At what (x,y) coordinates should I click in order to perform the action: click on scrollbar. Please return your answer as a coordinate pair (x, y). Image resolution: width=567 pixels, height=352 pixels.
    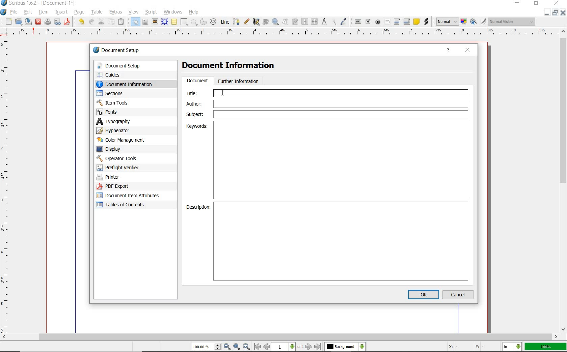
    Looking at the image, I should click on (280, 337).